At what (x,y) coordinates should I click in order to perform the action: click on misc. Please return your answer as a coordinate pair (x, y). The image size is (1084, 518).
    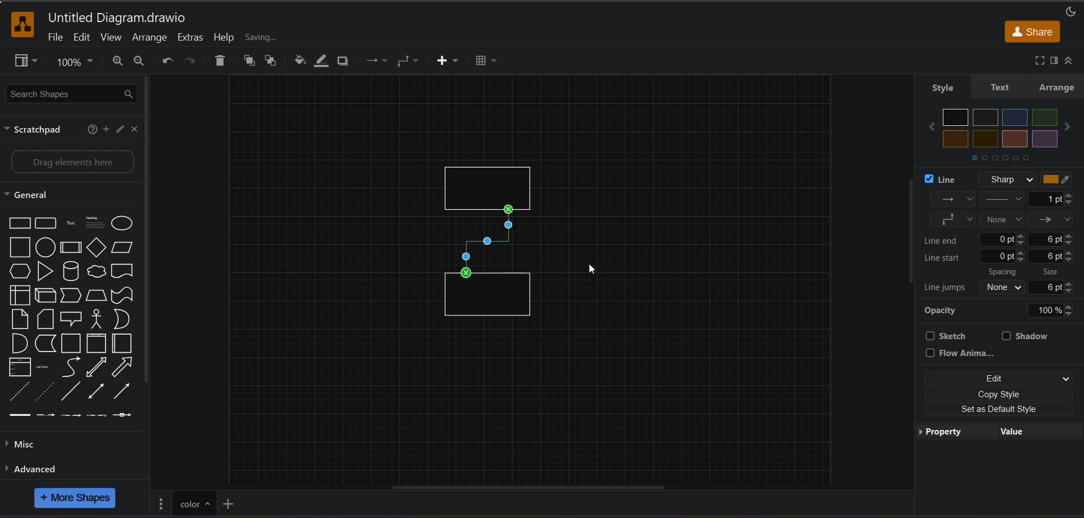
    Looking at the image, I should click on (25, 445).